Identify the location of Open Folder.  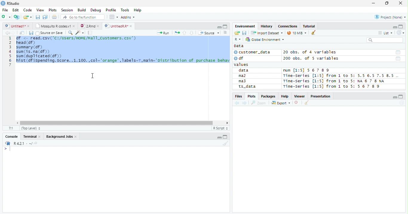
(28, 17).